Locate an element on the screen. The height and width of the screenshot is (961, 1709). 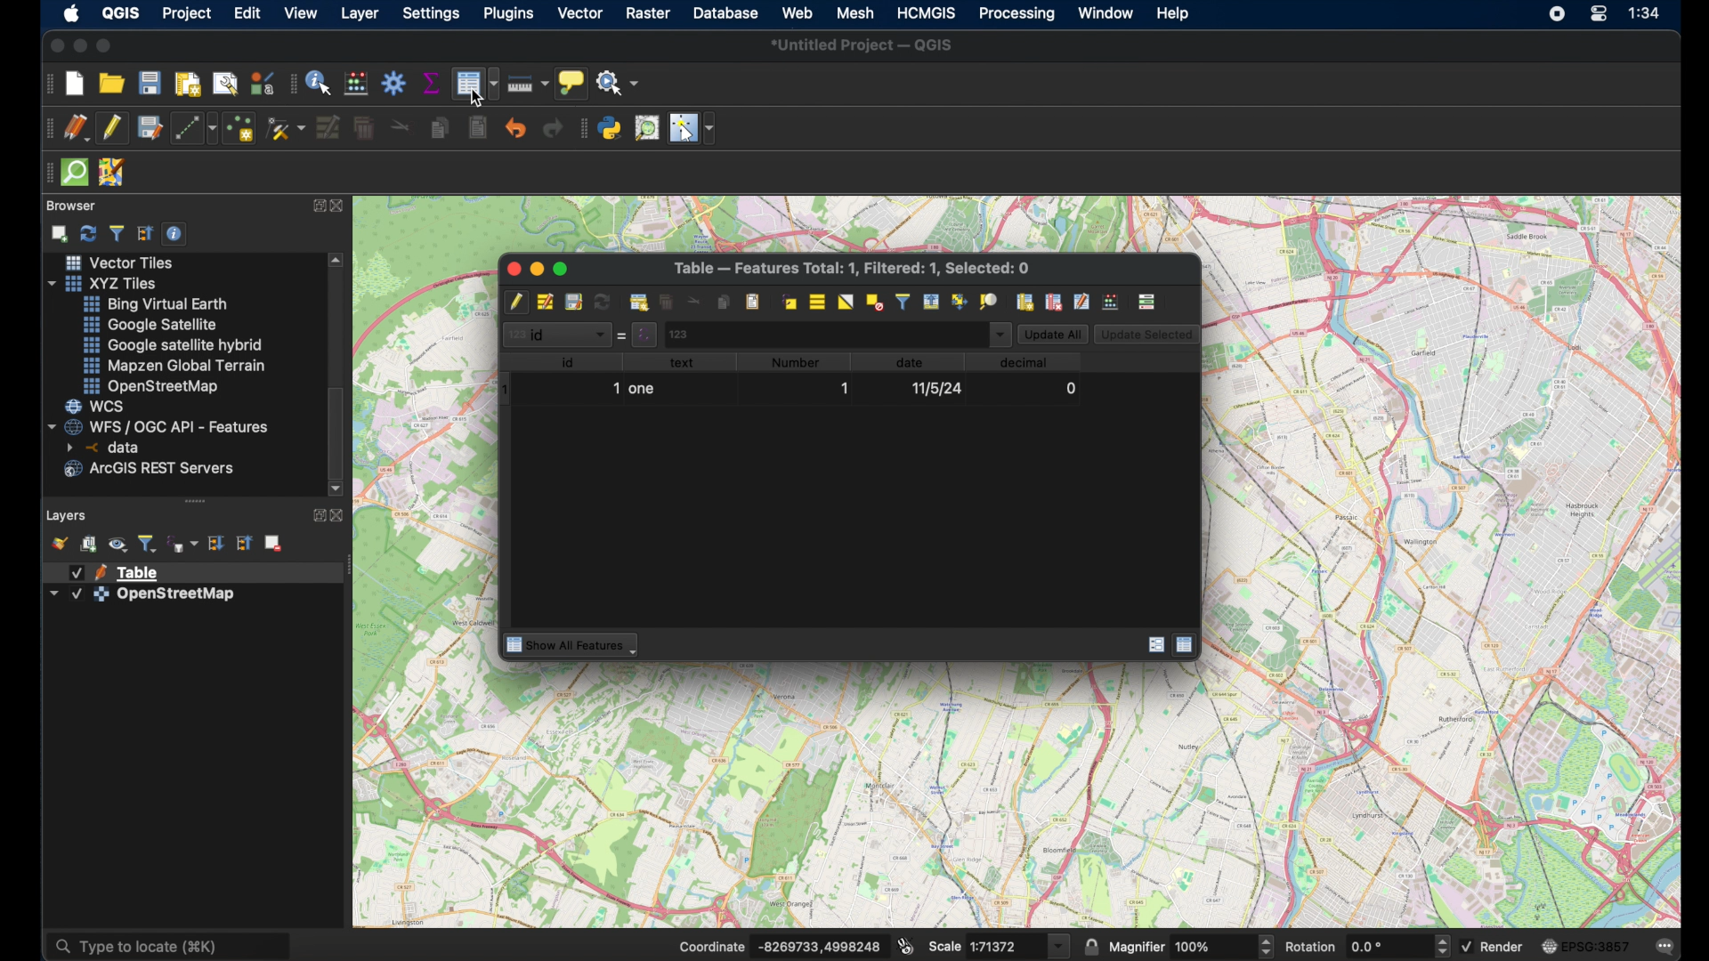
magnifier is located at coordinates (1137, 945).